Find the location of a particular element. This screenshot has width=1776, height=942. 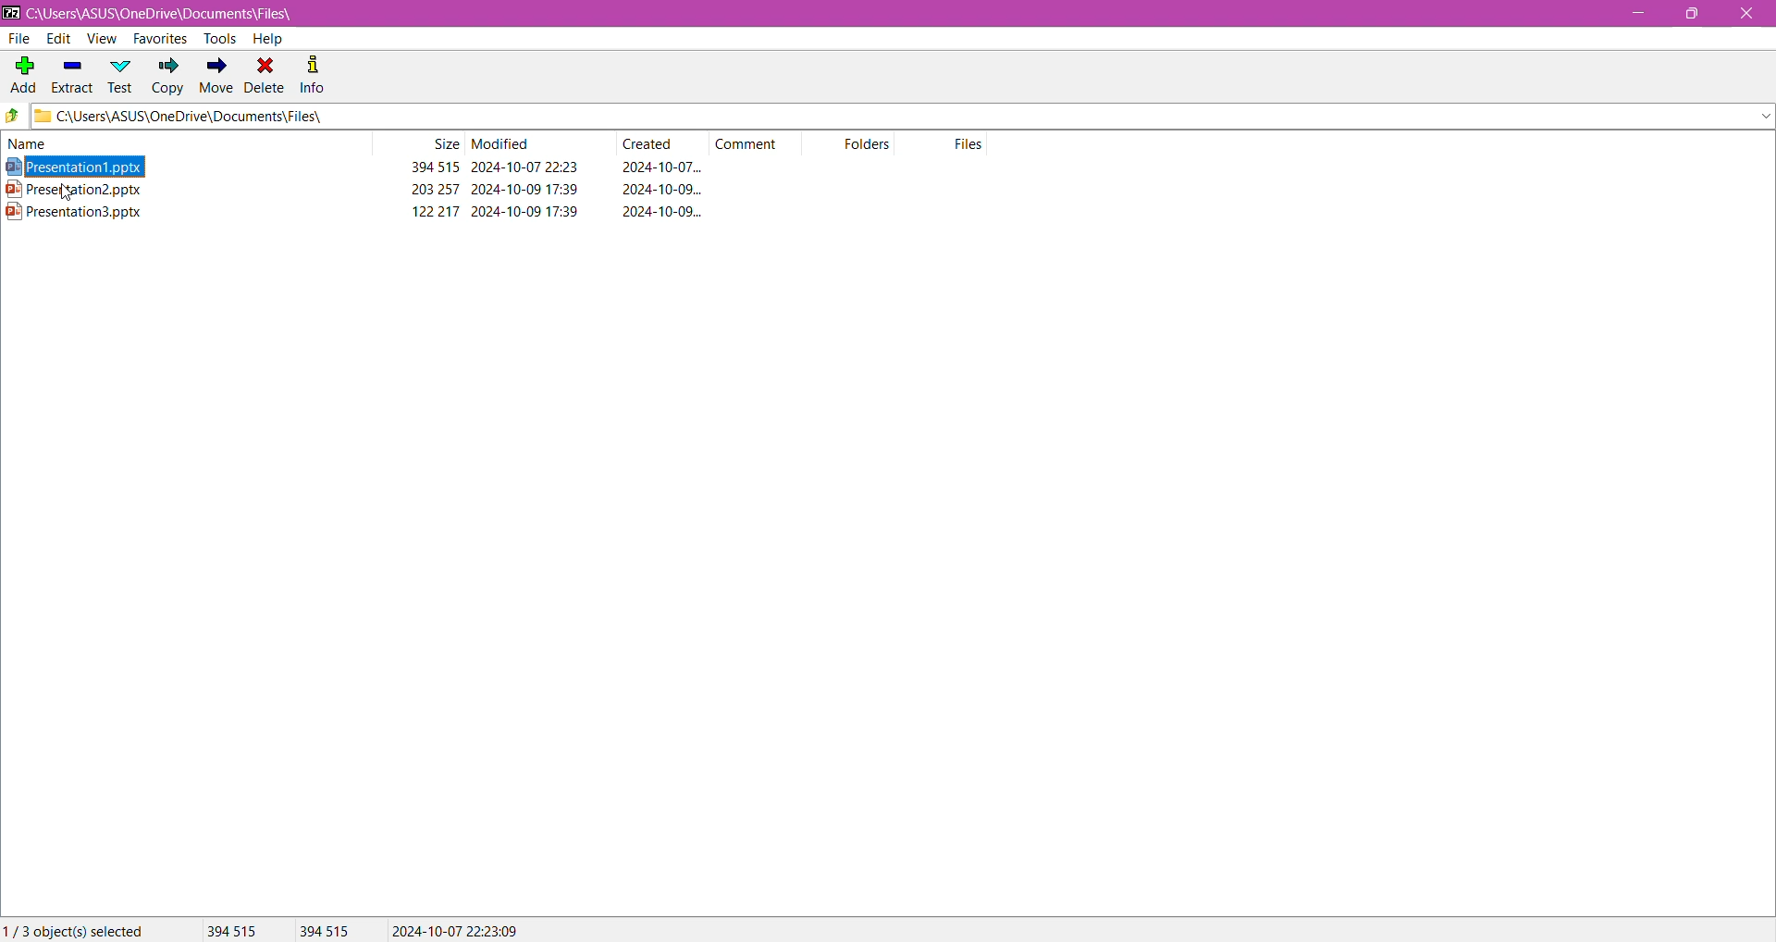

394515 is located at coordinates (325, 931).